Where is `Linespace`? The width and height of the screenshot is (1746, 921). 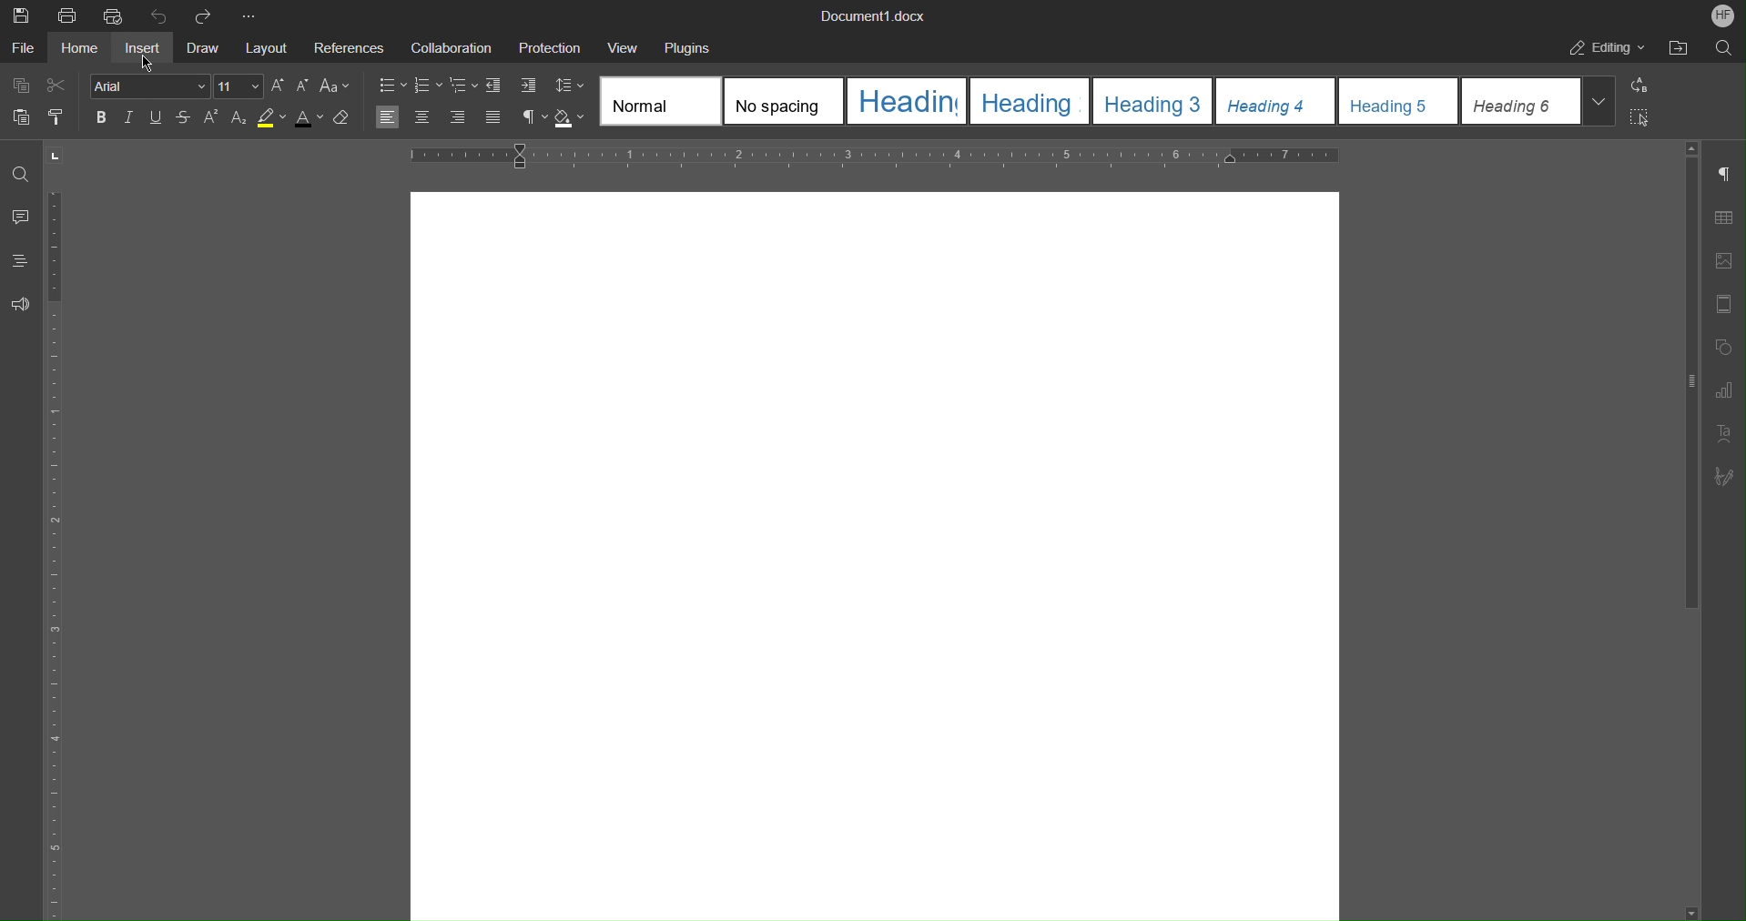 Linespace is located at coordinates (570, 88).